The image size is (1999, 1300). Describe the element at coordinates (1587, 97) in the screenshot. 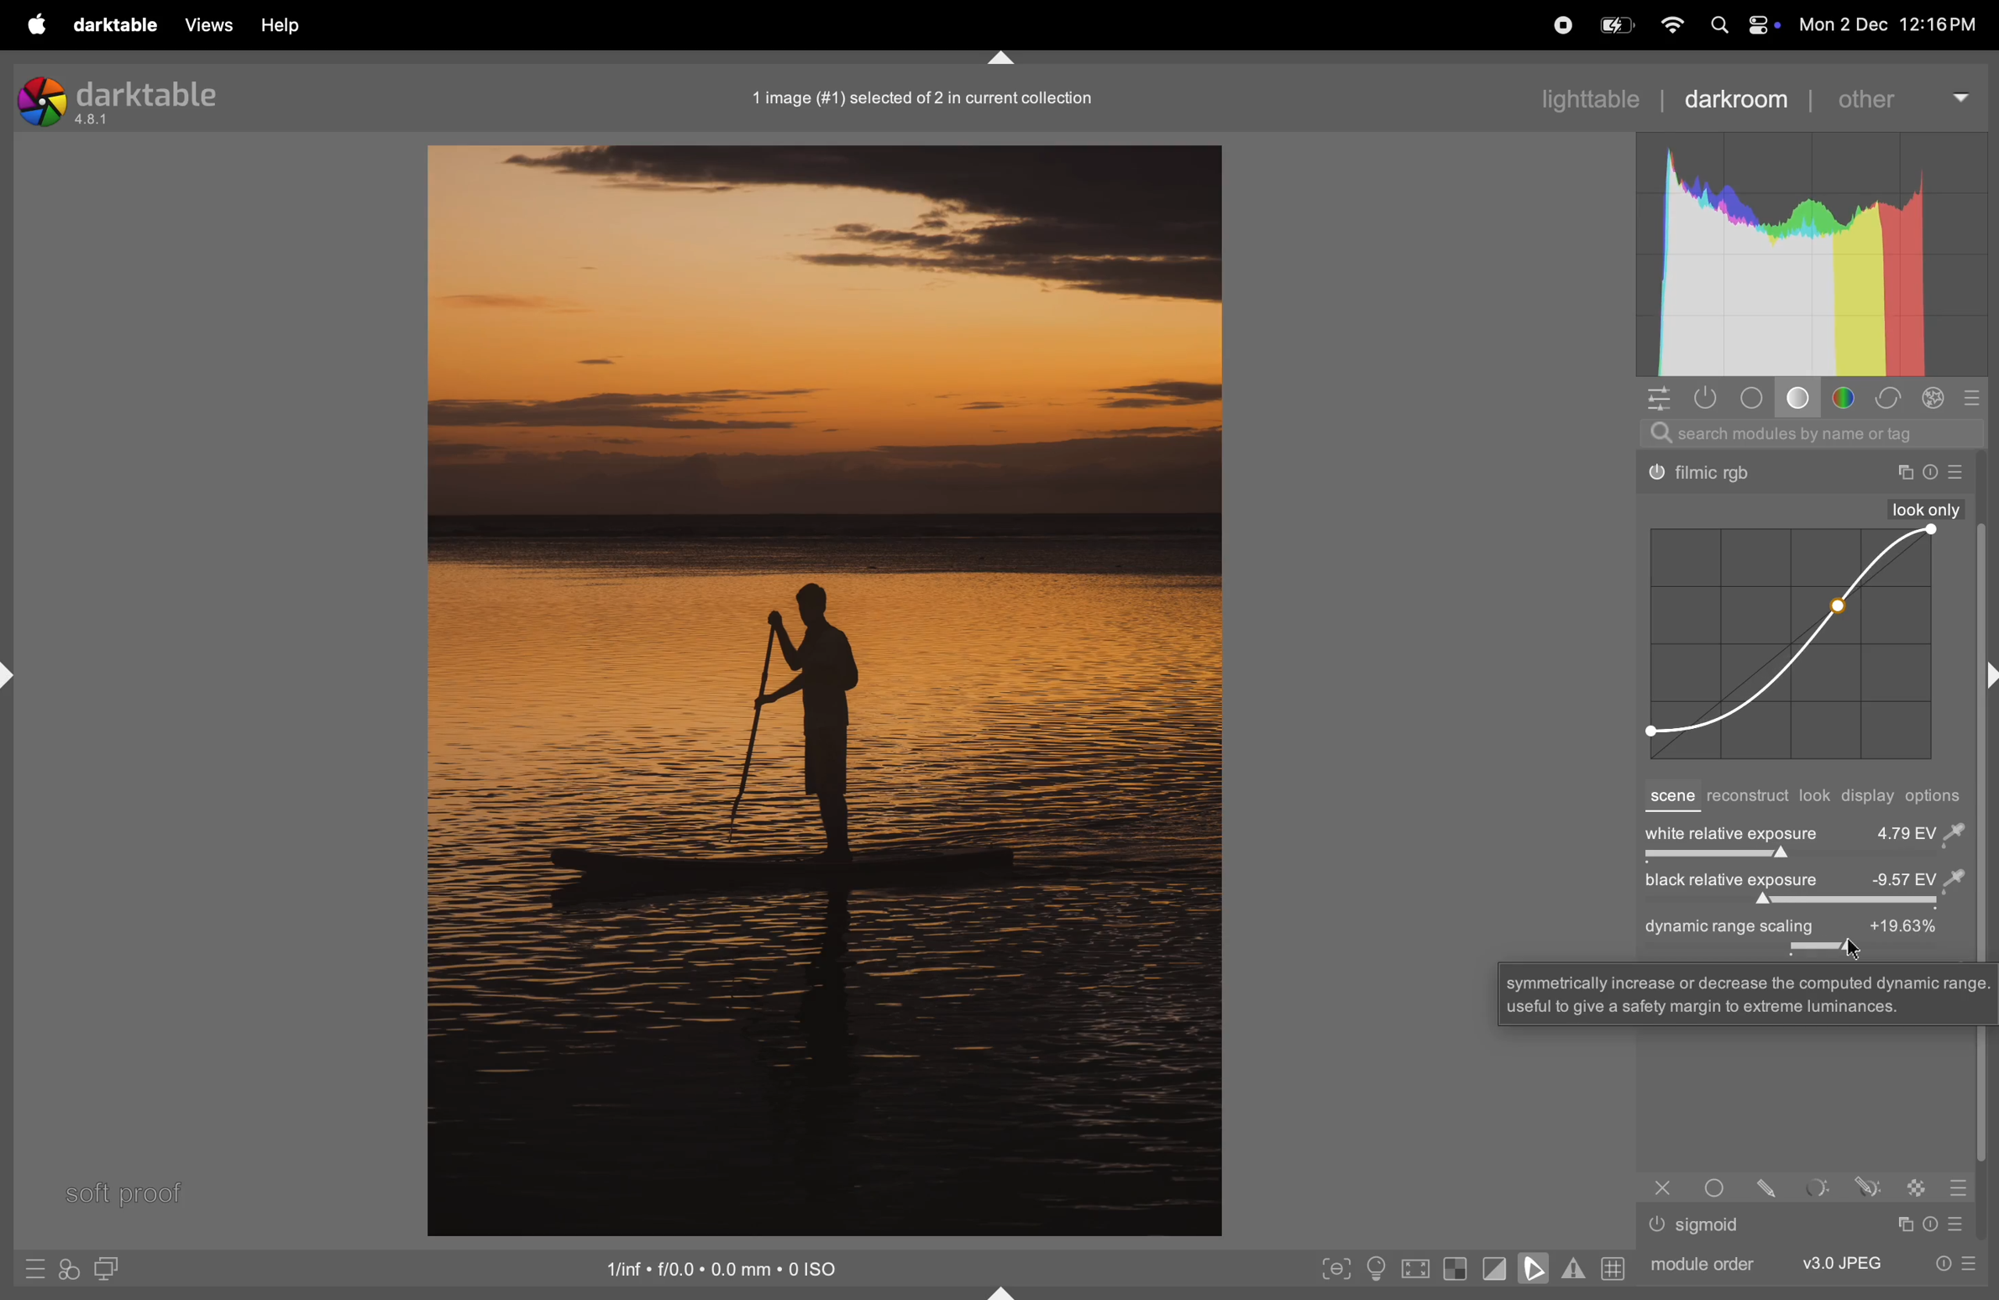

I see `lighttable` at that location.